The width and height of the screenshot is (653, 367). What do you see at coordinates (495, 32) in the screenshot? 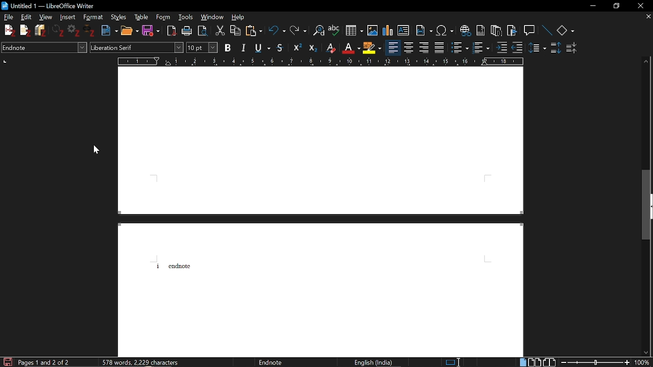
I see `Insert endnote` at bounding box center [495, 32].